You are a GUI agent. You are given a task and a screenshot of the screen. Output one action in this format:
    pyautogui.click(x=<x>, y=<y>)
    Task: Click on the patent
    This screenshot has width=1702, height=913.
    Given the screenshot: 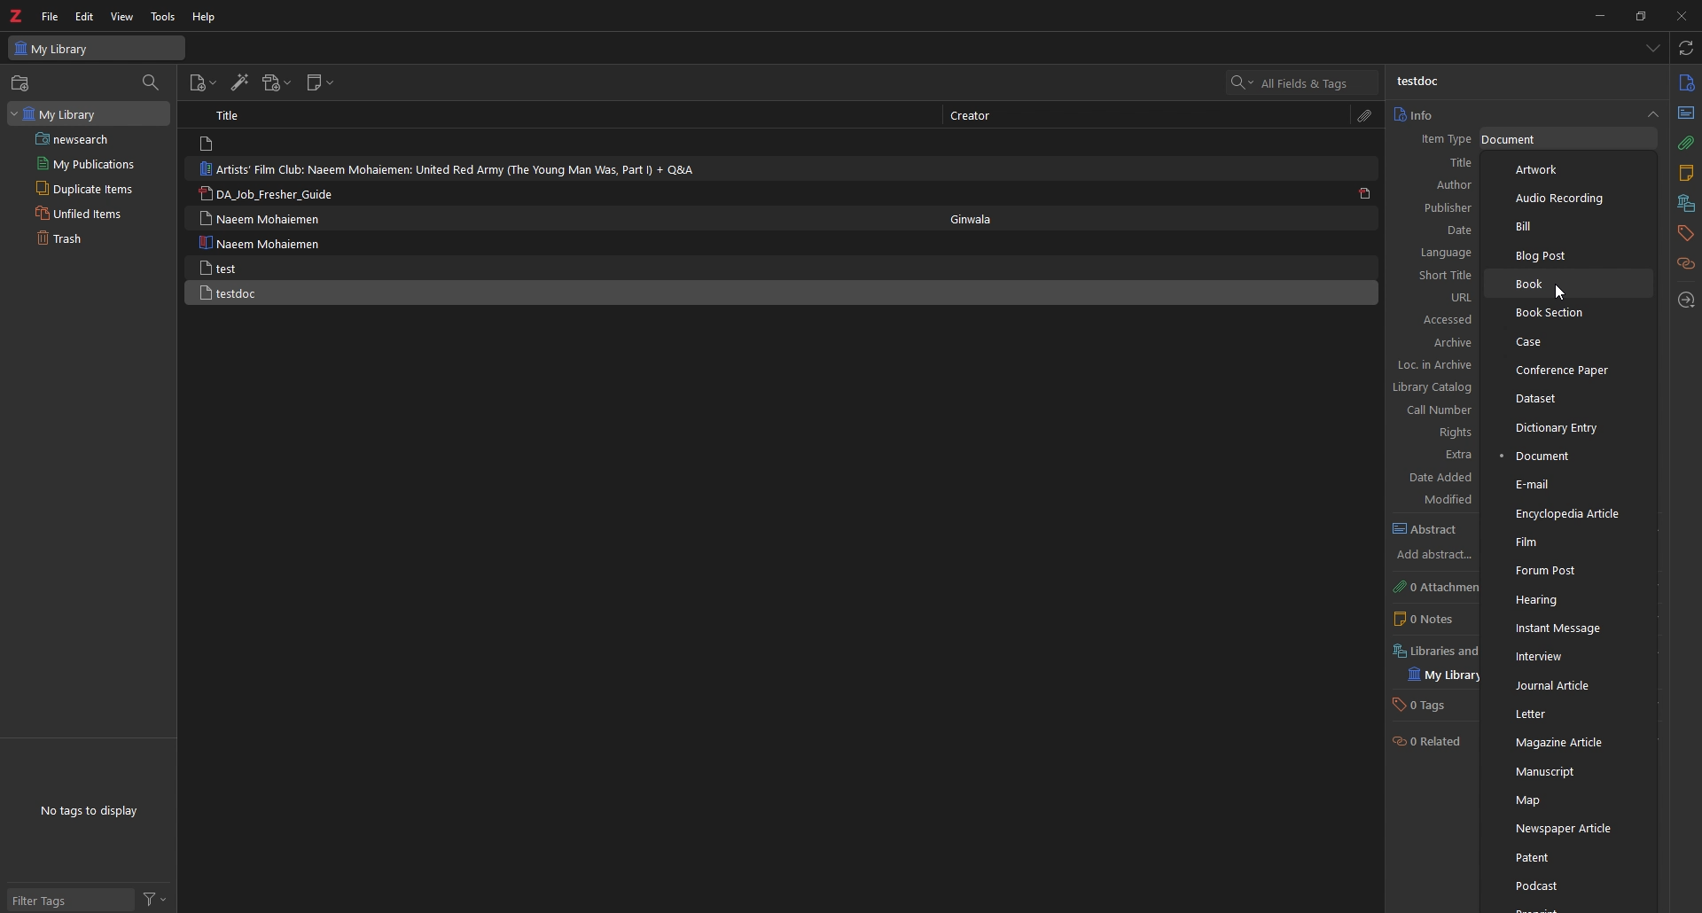 What is the action you would take?
    pyautogui.click(x=1565, y=857)
    